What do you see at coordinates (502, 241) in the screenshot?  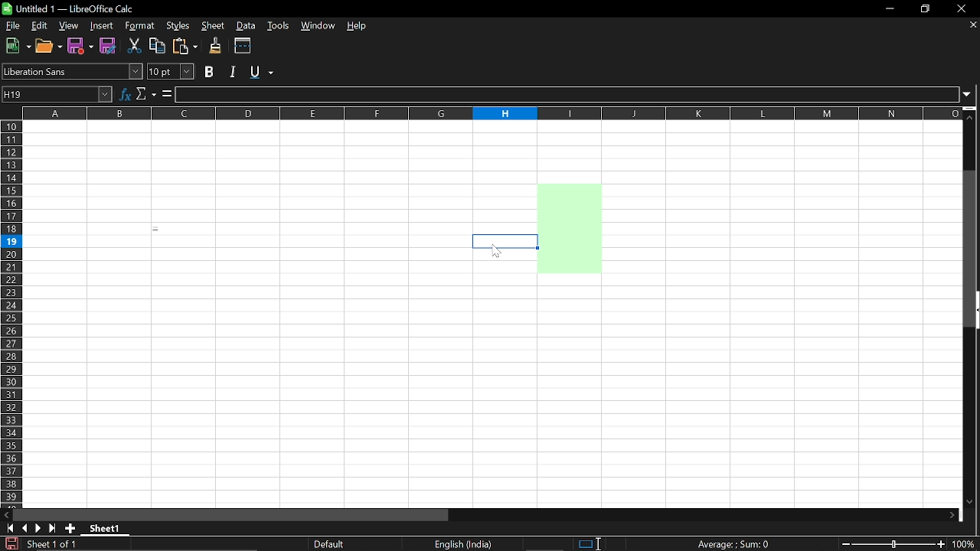 I see `Selected cell` at bounding box center [502, 241].